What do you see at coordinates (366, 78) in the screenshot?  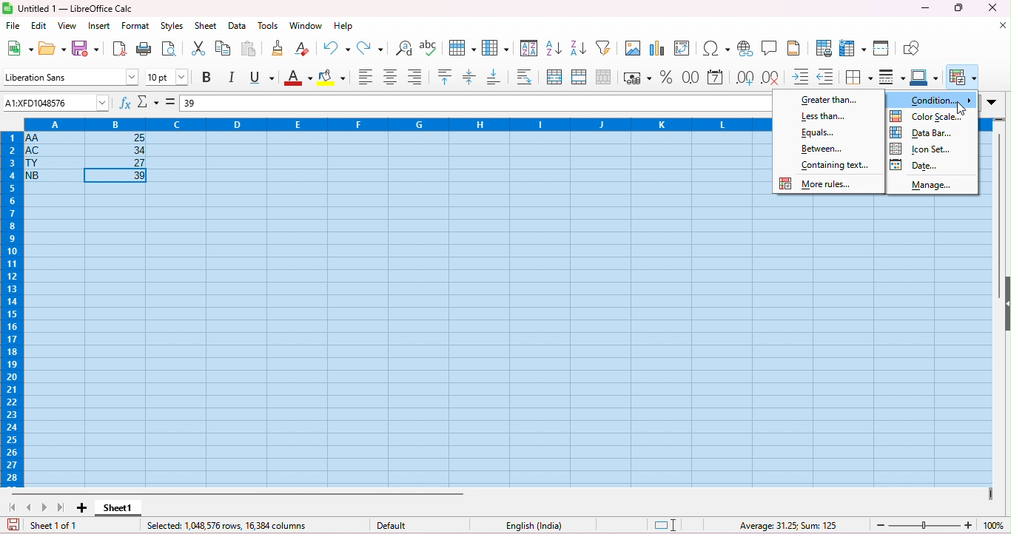 I see `align left` at bounding box center [366, 78].